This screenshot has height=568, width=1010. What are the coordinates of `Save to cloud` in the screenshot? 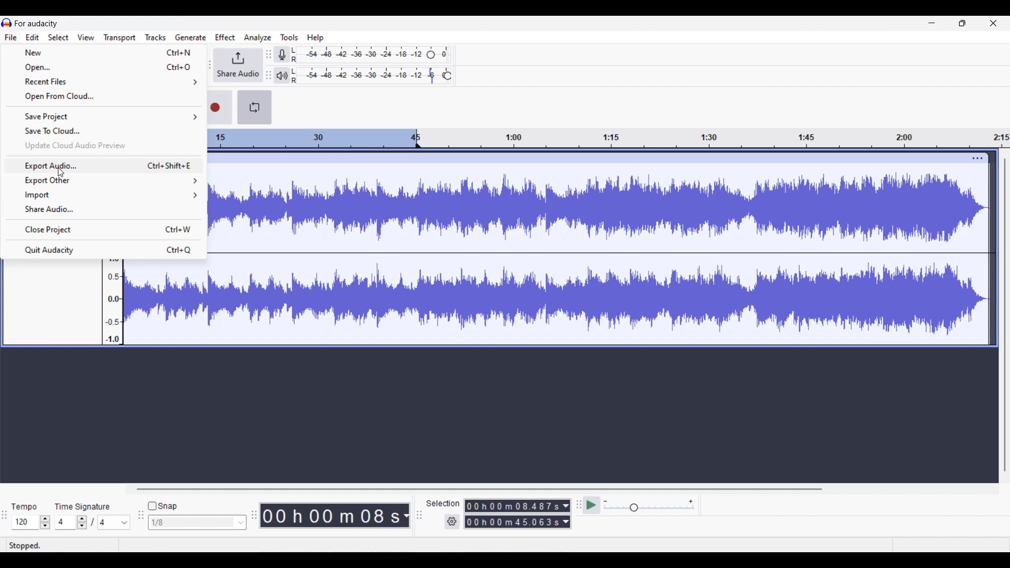 It's located at (105, 131).